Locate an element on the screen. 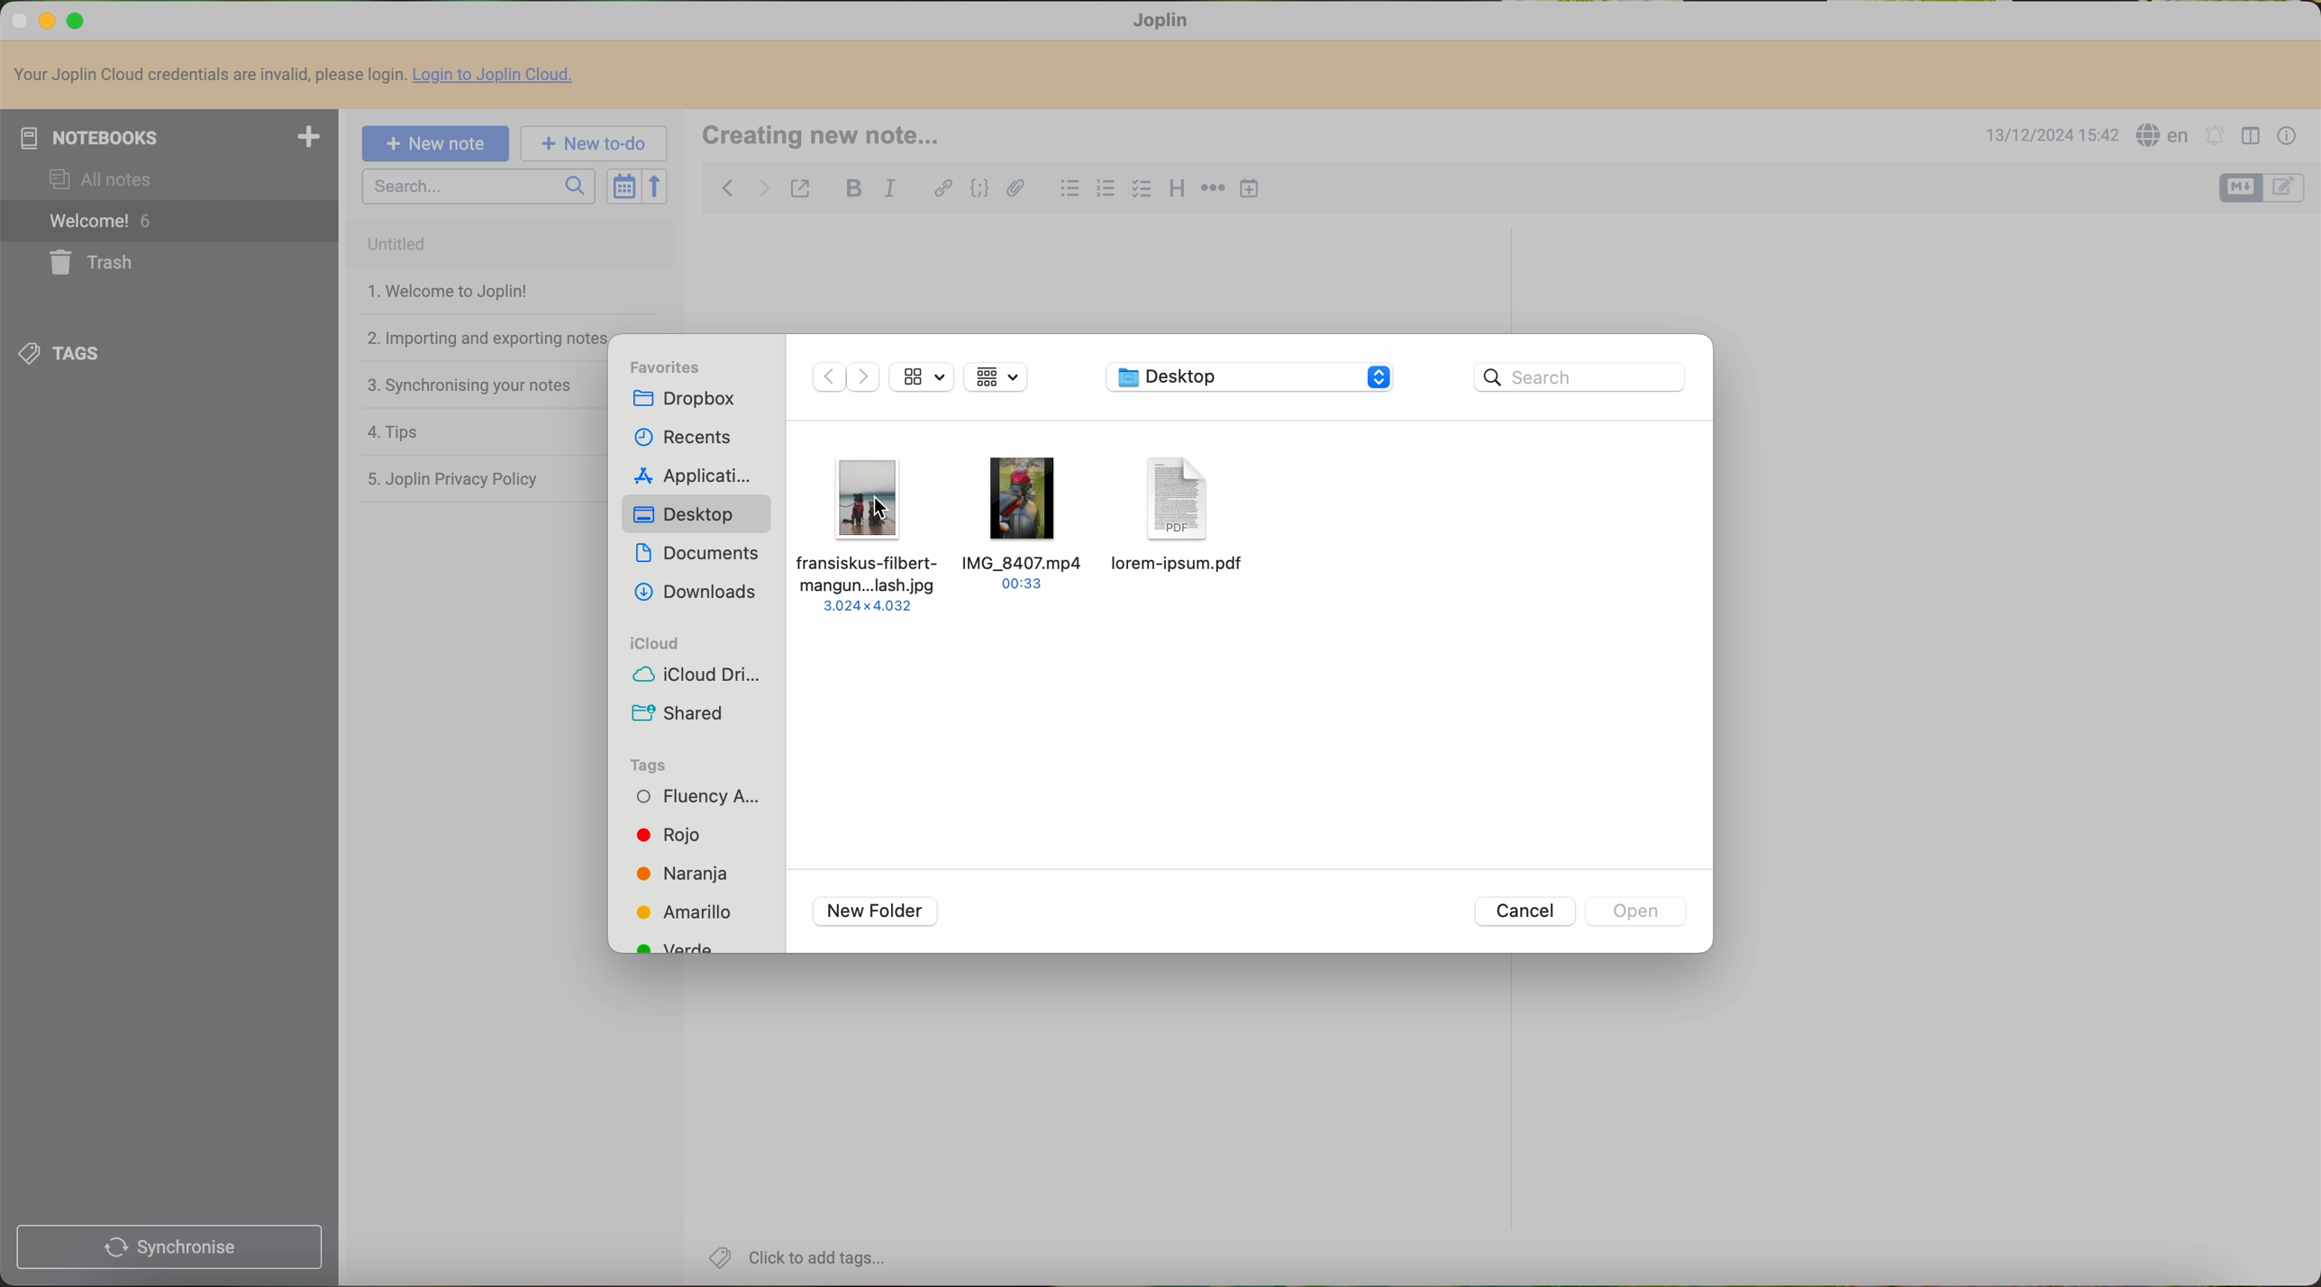 Image resolution: width=2321 pixels, height=1287 pixels. toggle editors is located at coordinates (2241, 188).